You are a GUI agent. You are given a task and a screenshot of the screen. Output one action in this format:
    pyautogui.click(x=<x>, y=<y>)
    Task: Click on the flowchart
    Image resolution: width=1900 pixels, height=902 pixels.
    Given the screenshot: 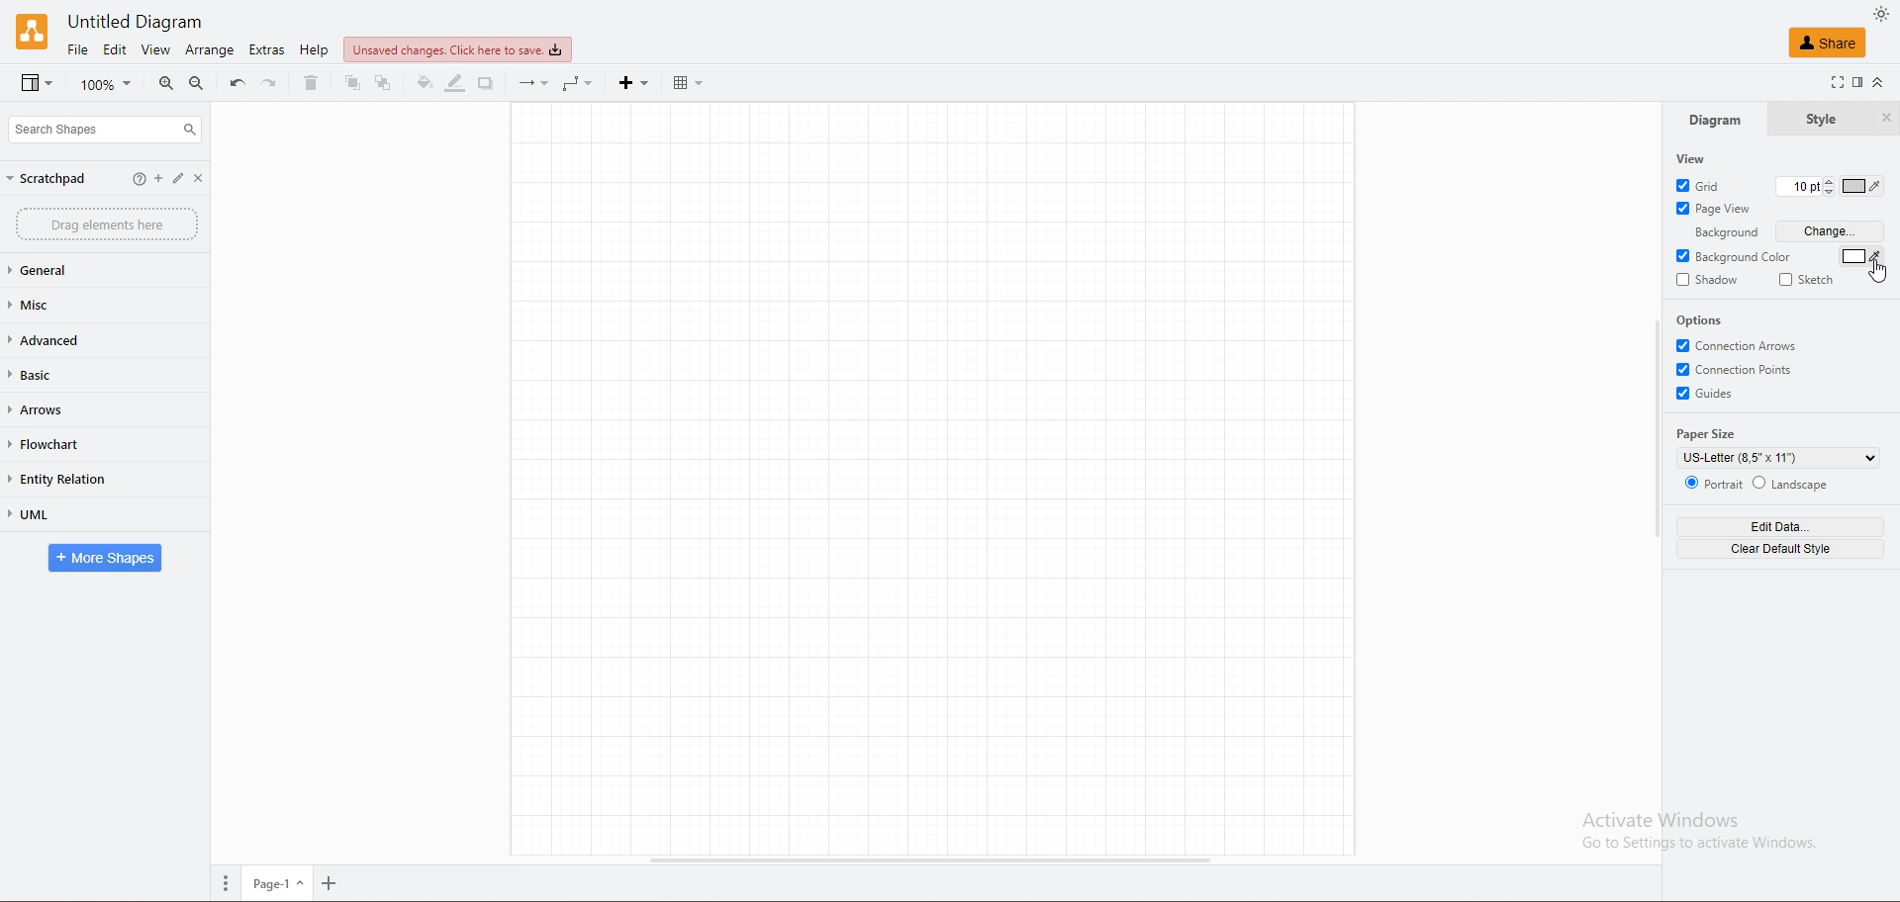 What is the action you would take?
    pyautogui.click(x=87, y=444)
    